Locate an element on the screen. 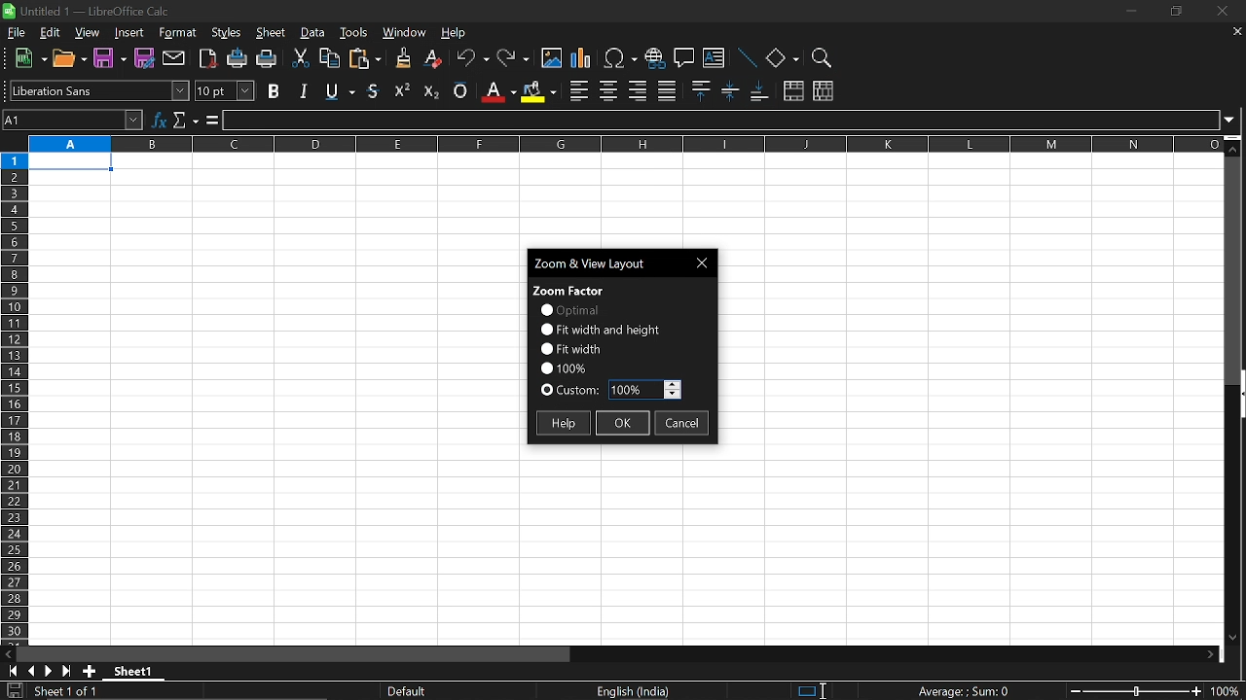  fit width is located at coordinates (570, 348).